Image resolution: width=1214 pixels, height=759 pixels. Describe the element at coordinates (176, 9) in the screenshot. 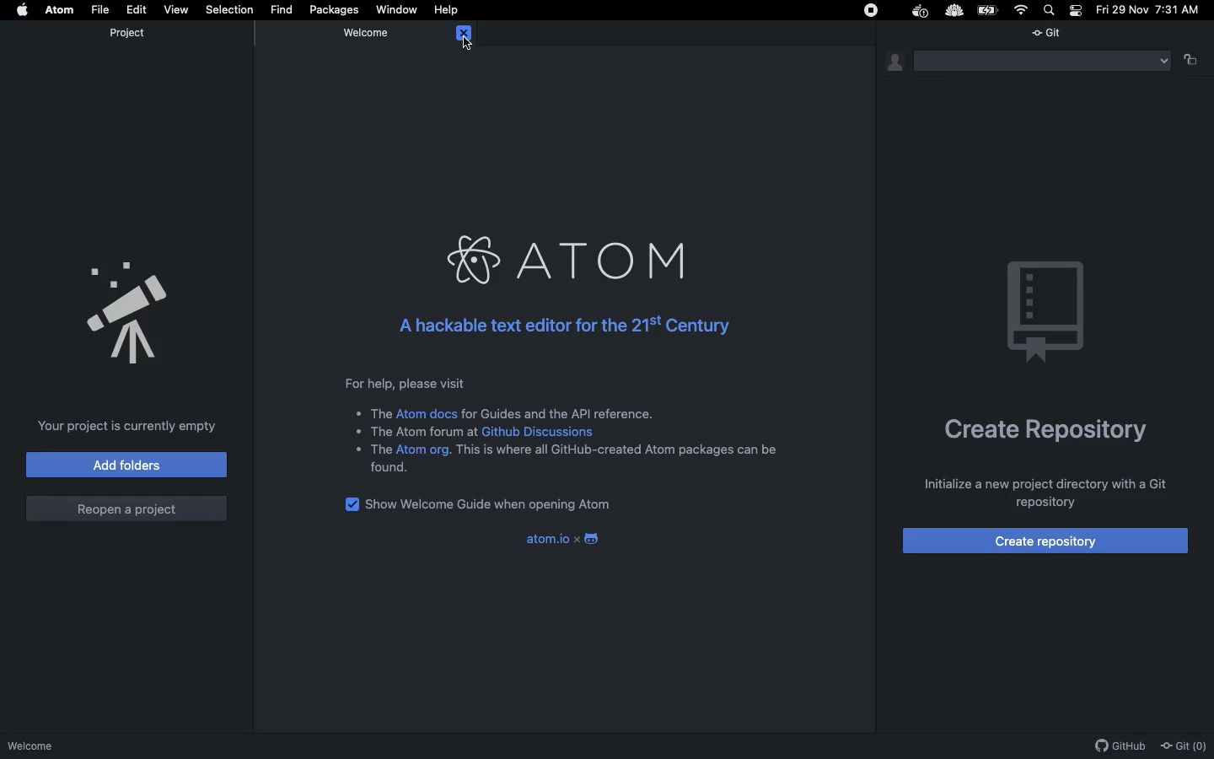

I see `View` at that location.